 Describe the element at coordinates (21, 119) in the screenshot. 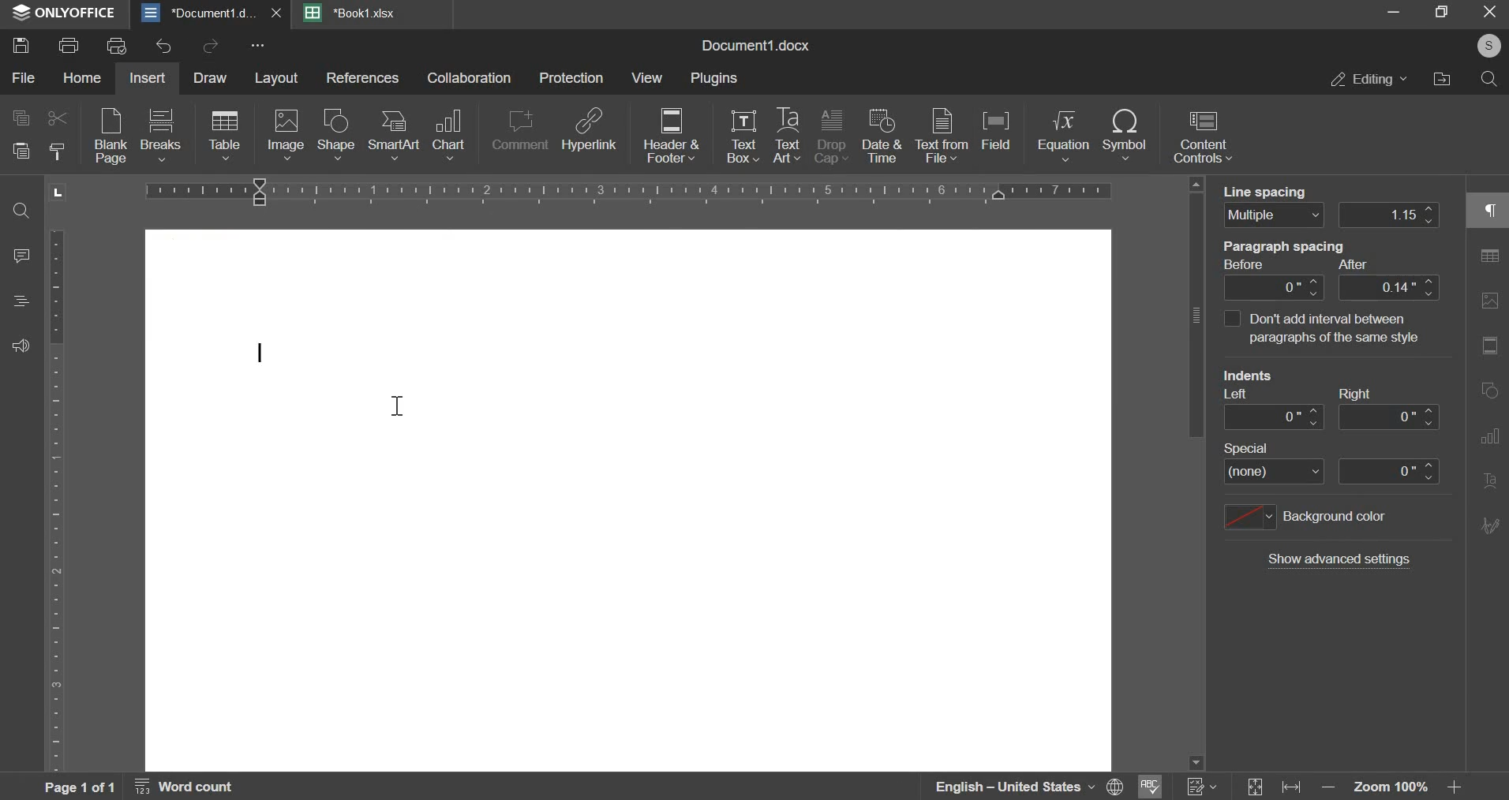

I see `copy` at that location.